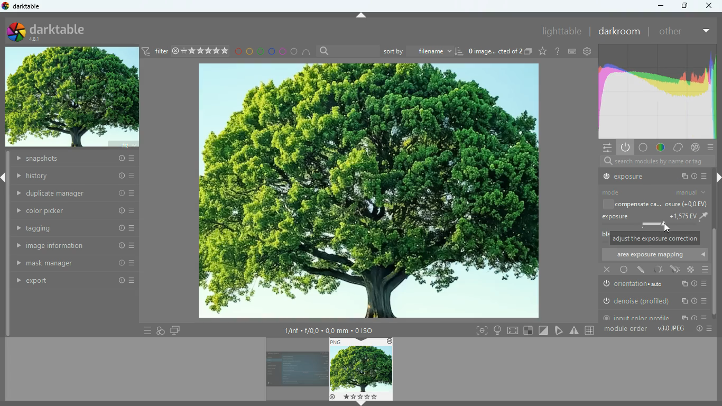 This screenshot has width=722, height=406. I want to click on edit, so click(674, 268).